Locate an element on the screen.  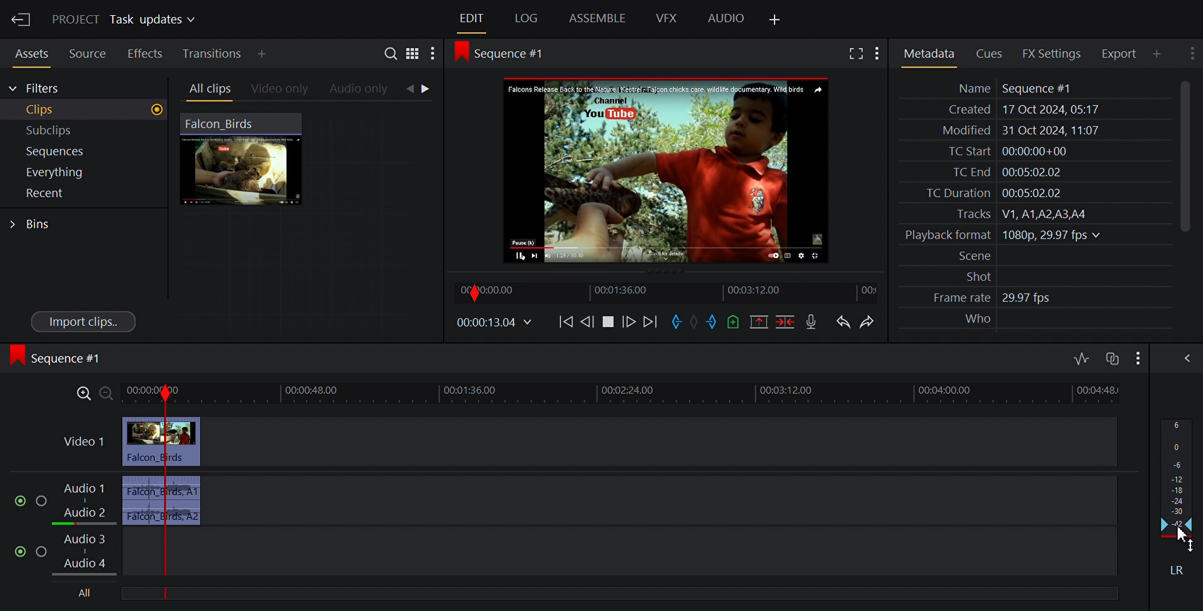
Sequence #1 is located at coordinates (506, 56).